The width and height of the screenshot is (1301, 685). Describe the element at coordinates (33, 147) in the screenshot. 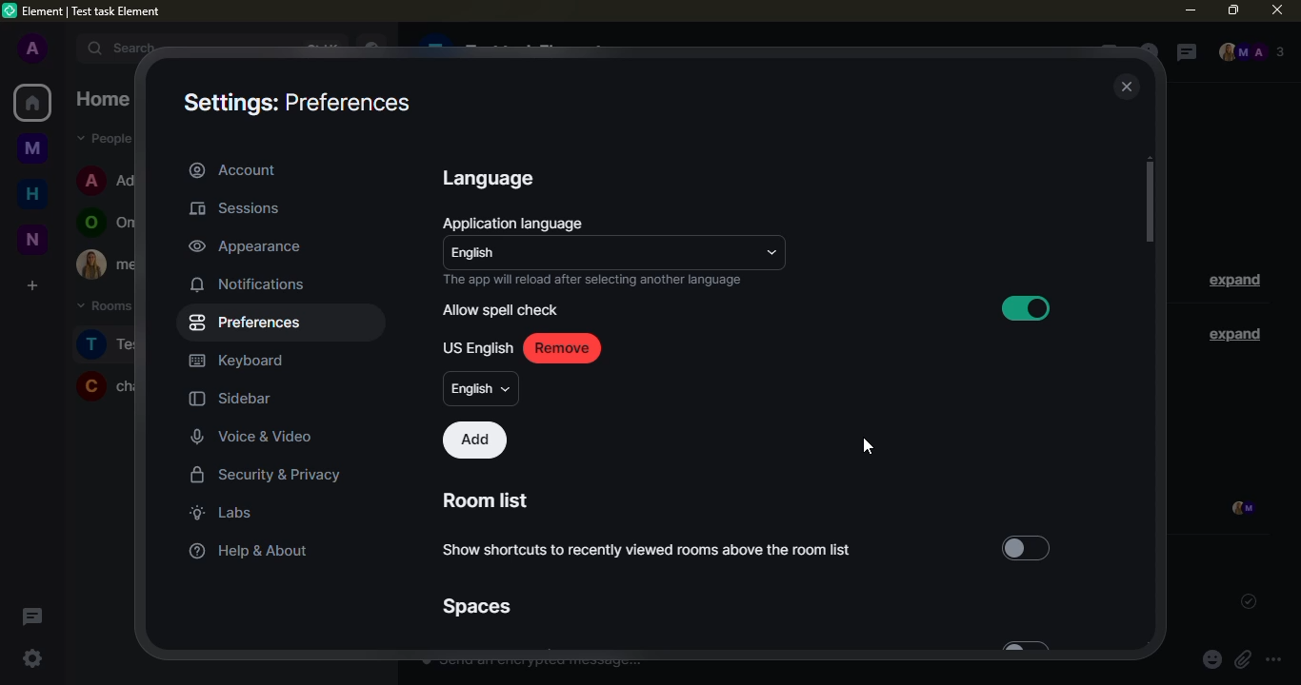

I see `myspace` at that location.